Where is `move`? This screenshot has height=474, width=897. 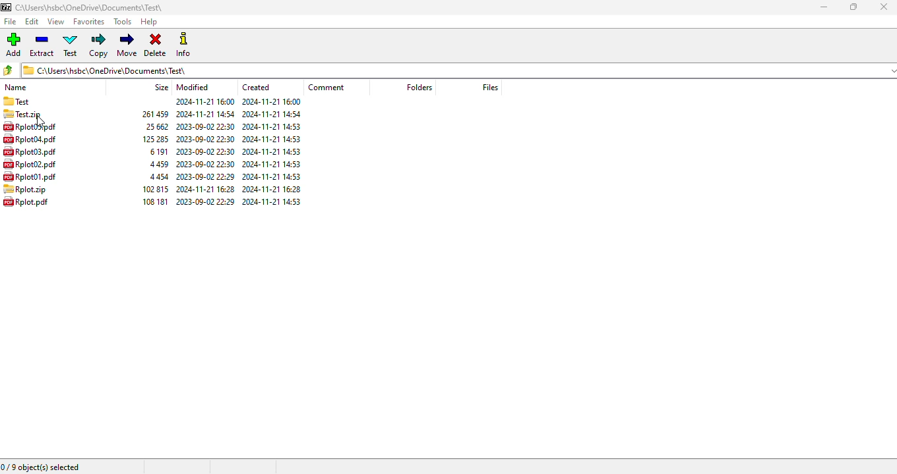 move is located at coordinates (128, 45).